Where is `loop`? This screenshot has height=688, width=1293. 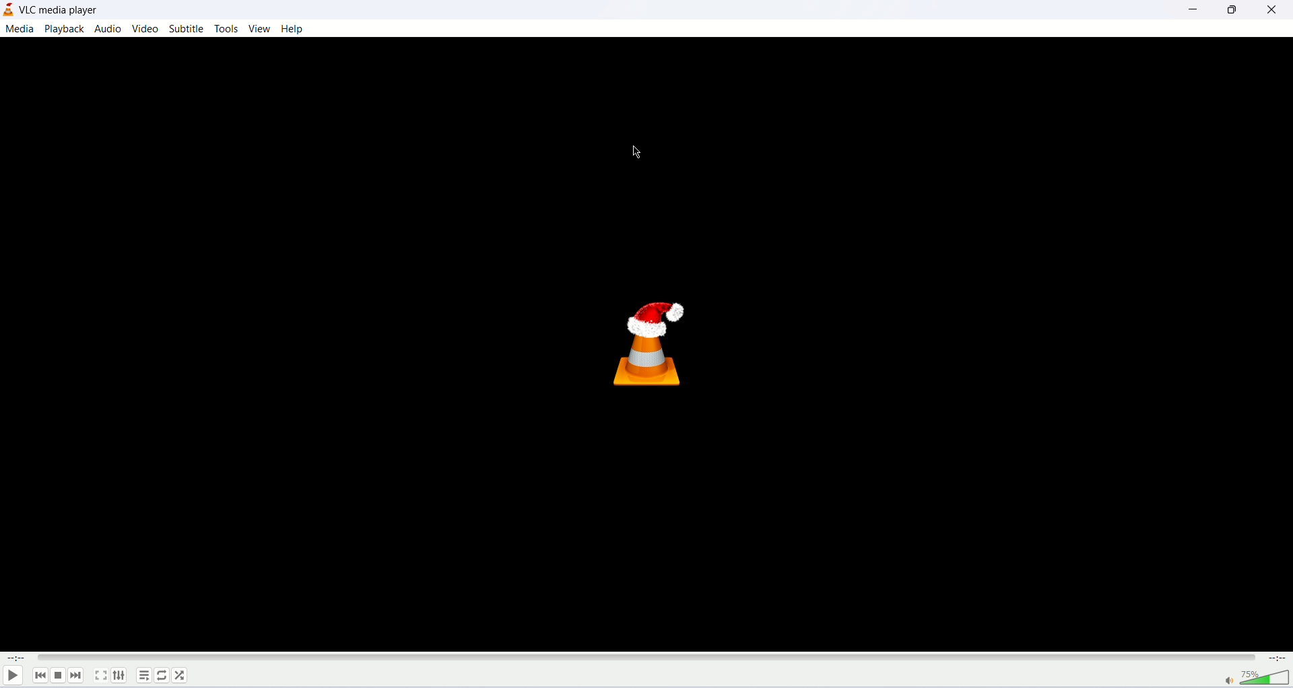 loop is located at coordinates (161, 675).